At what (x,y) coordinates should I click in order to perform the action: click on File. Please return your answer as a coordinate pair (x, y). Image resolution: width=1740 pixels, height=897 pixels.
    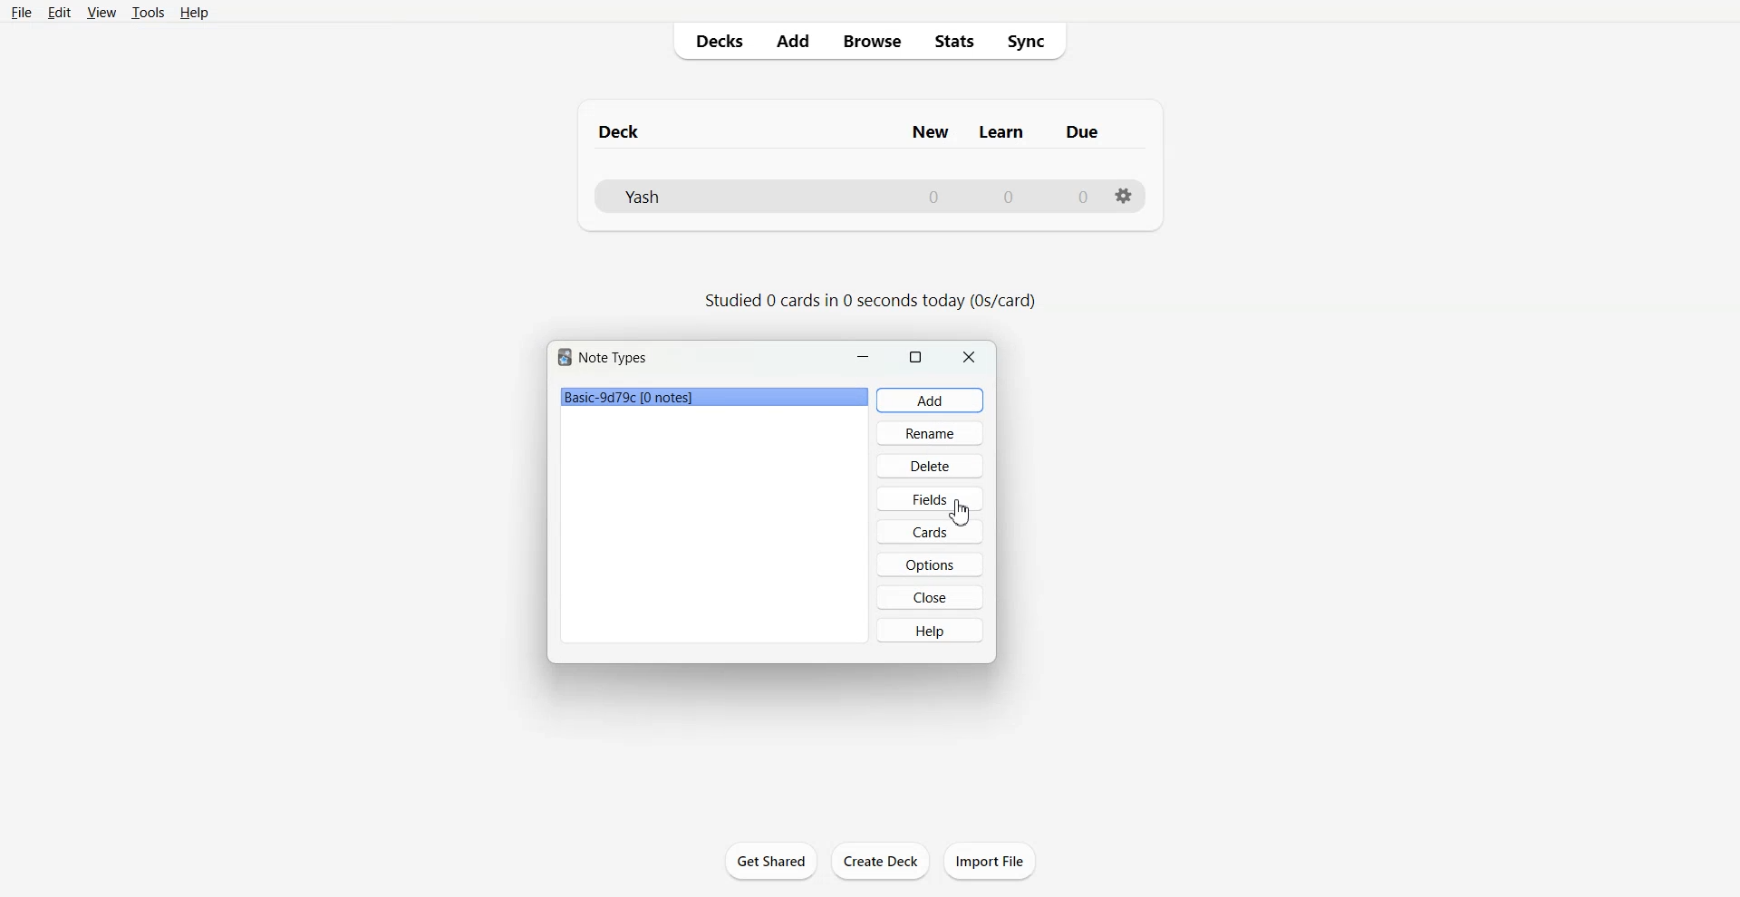
    Looking at the image, I should click on (20, 12).